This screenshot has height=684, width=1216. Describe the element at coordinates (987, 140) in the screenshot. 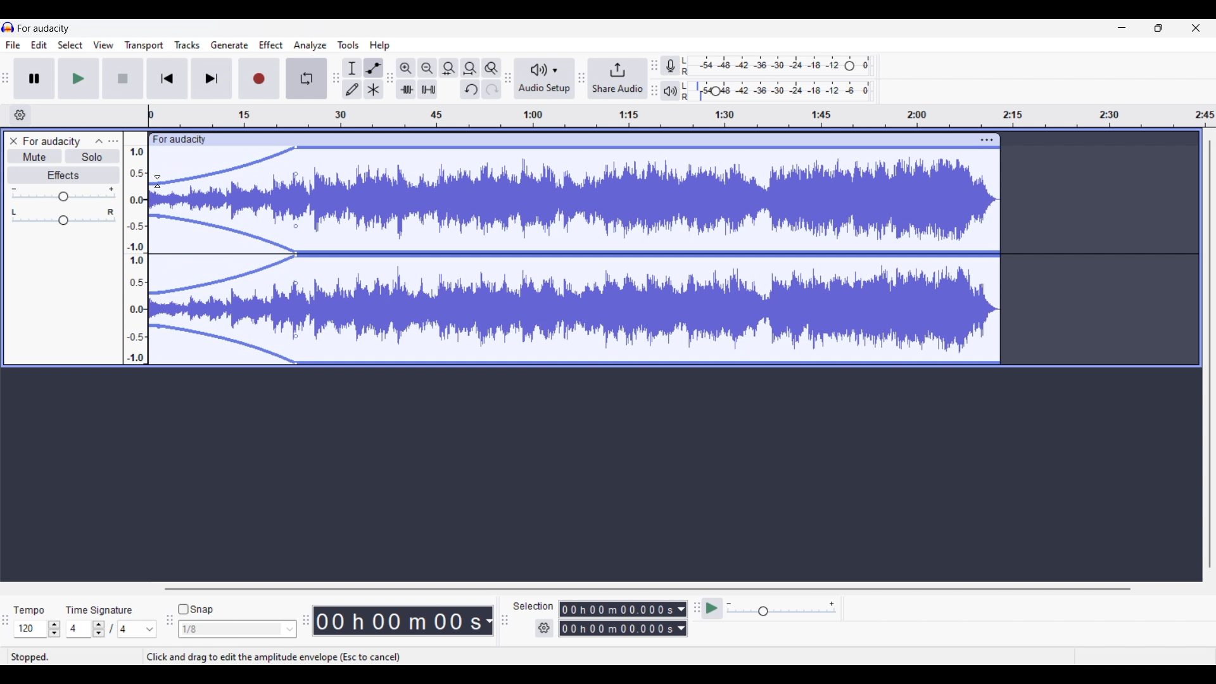

I see `Track settings` at that location.